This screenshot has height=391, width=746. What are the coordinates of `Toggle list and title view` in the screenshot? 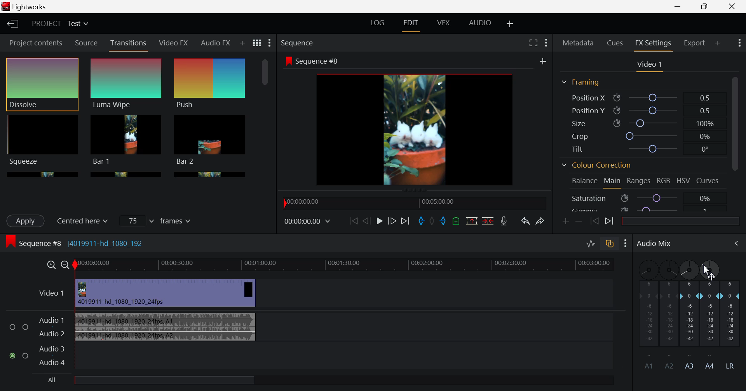 It's located at (258, 43).